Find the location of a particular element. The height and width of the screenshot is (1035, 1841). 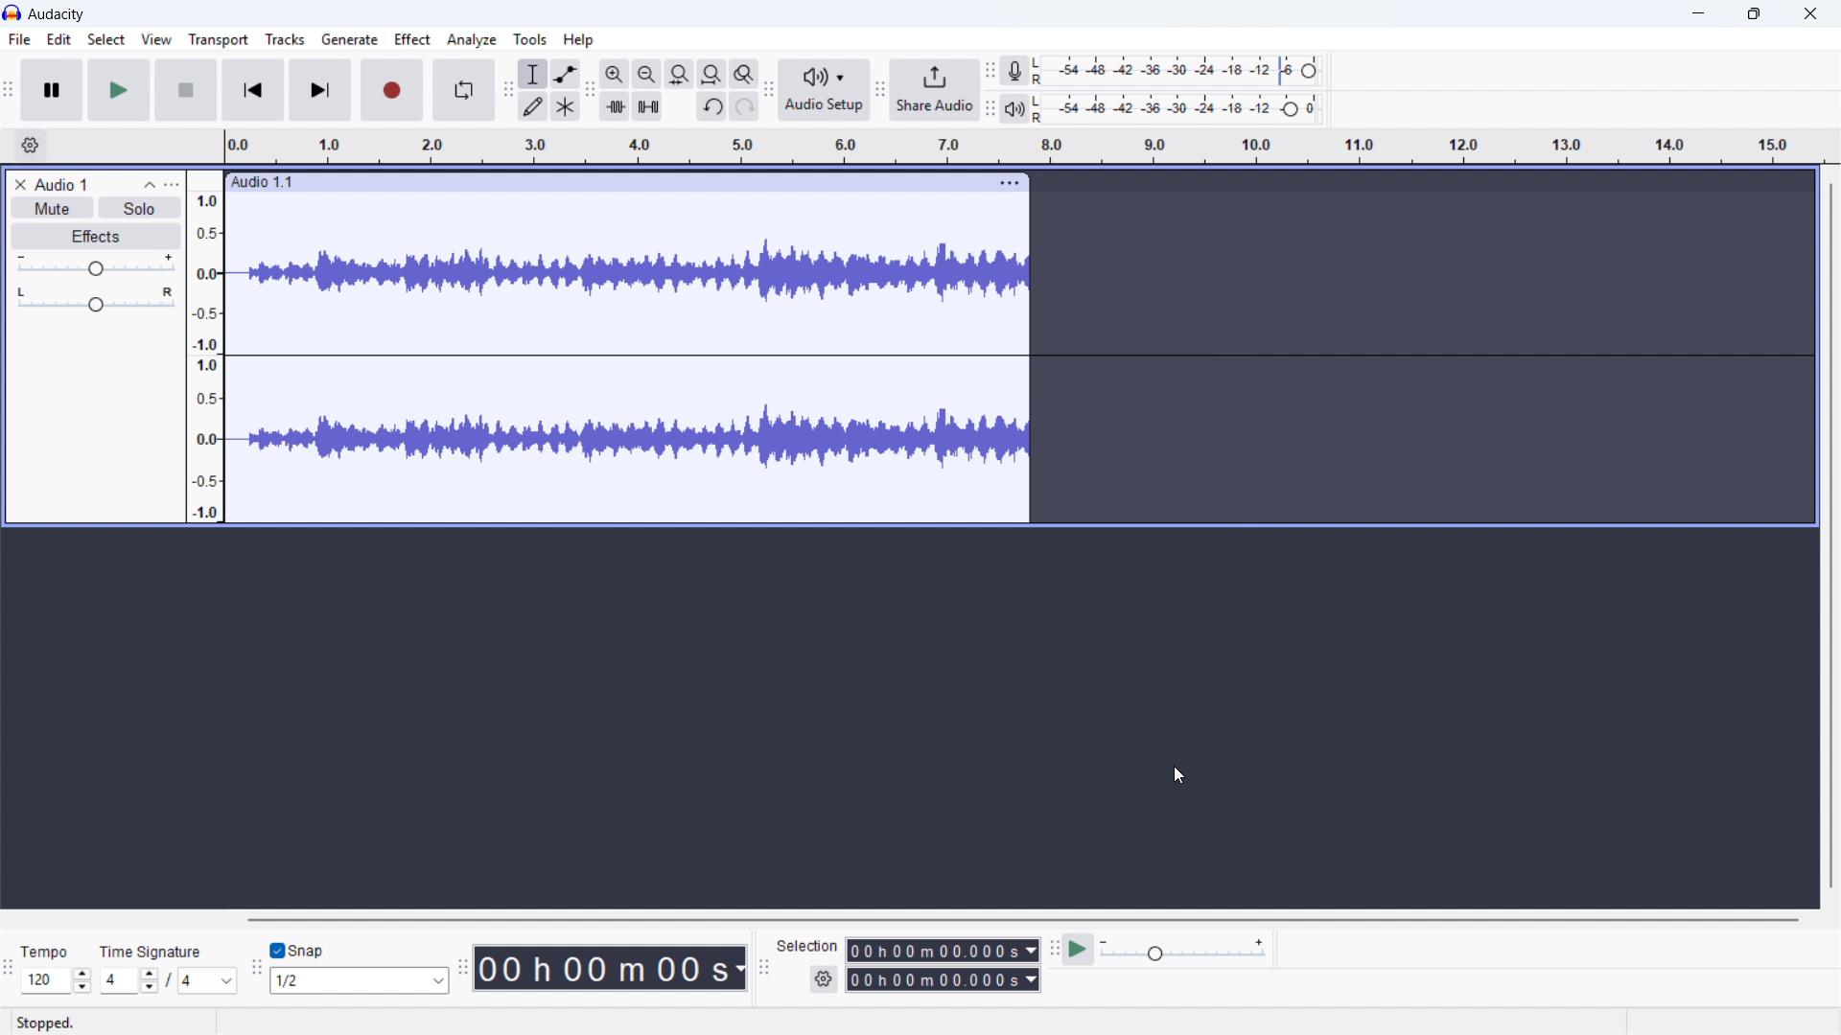

Timeline  is located at coordinates (1025, 147).